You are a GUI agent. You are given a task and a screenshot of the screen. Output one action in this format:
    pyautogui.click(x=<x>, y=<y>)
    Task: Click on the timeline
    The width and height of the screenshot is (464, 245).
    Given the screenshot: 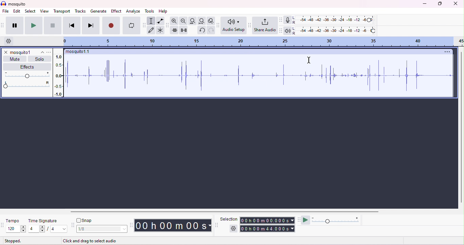 What is the action you would take?
    pyautogui.click(x=265, y=42)
    